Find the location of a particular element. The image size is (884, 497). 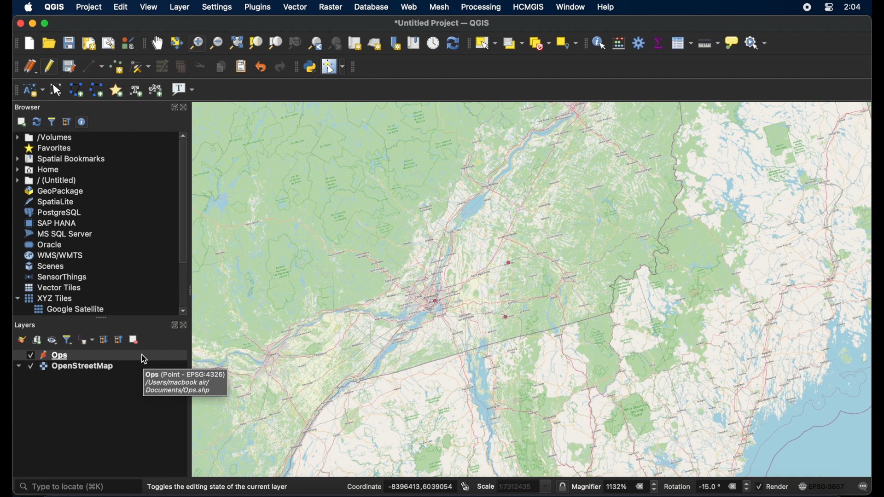

collapse all is located at coordinates (67, 122).